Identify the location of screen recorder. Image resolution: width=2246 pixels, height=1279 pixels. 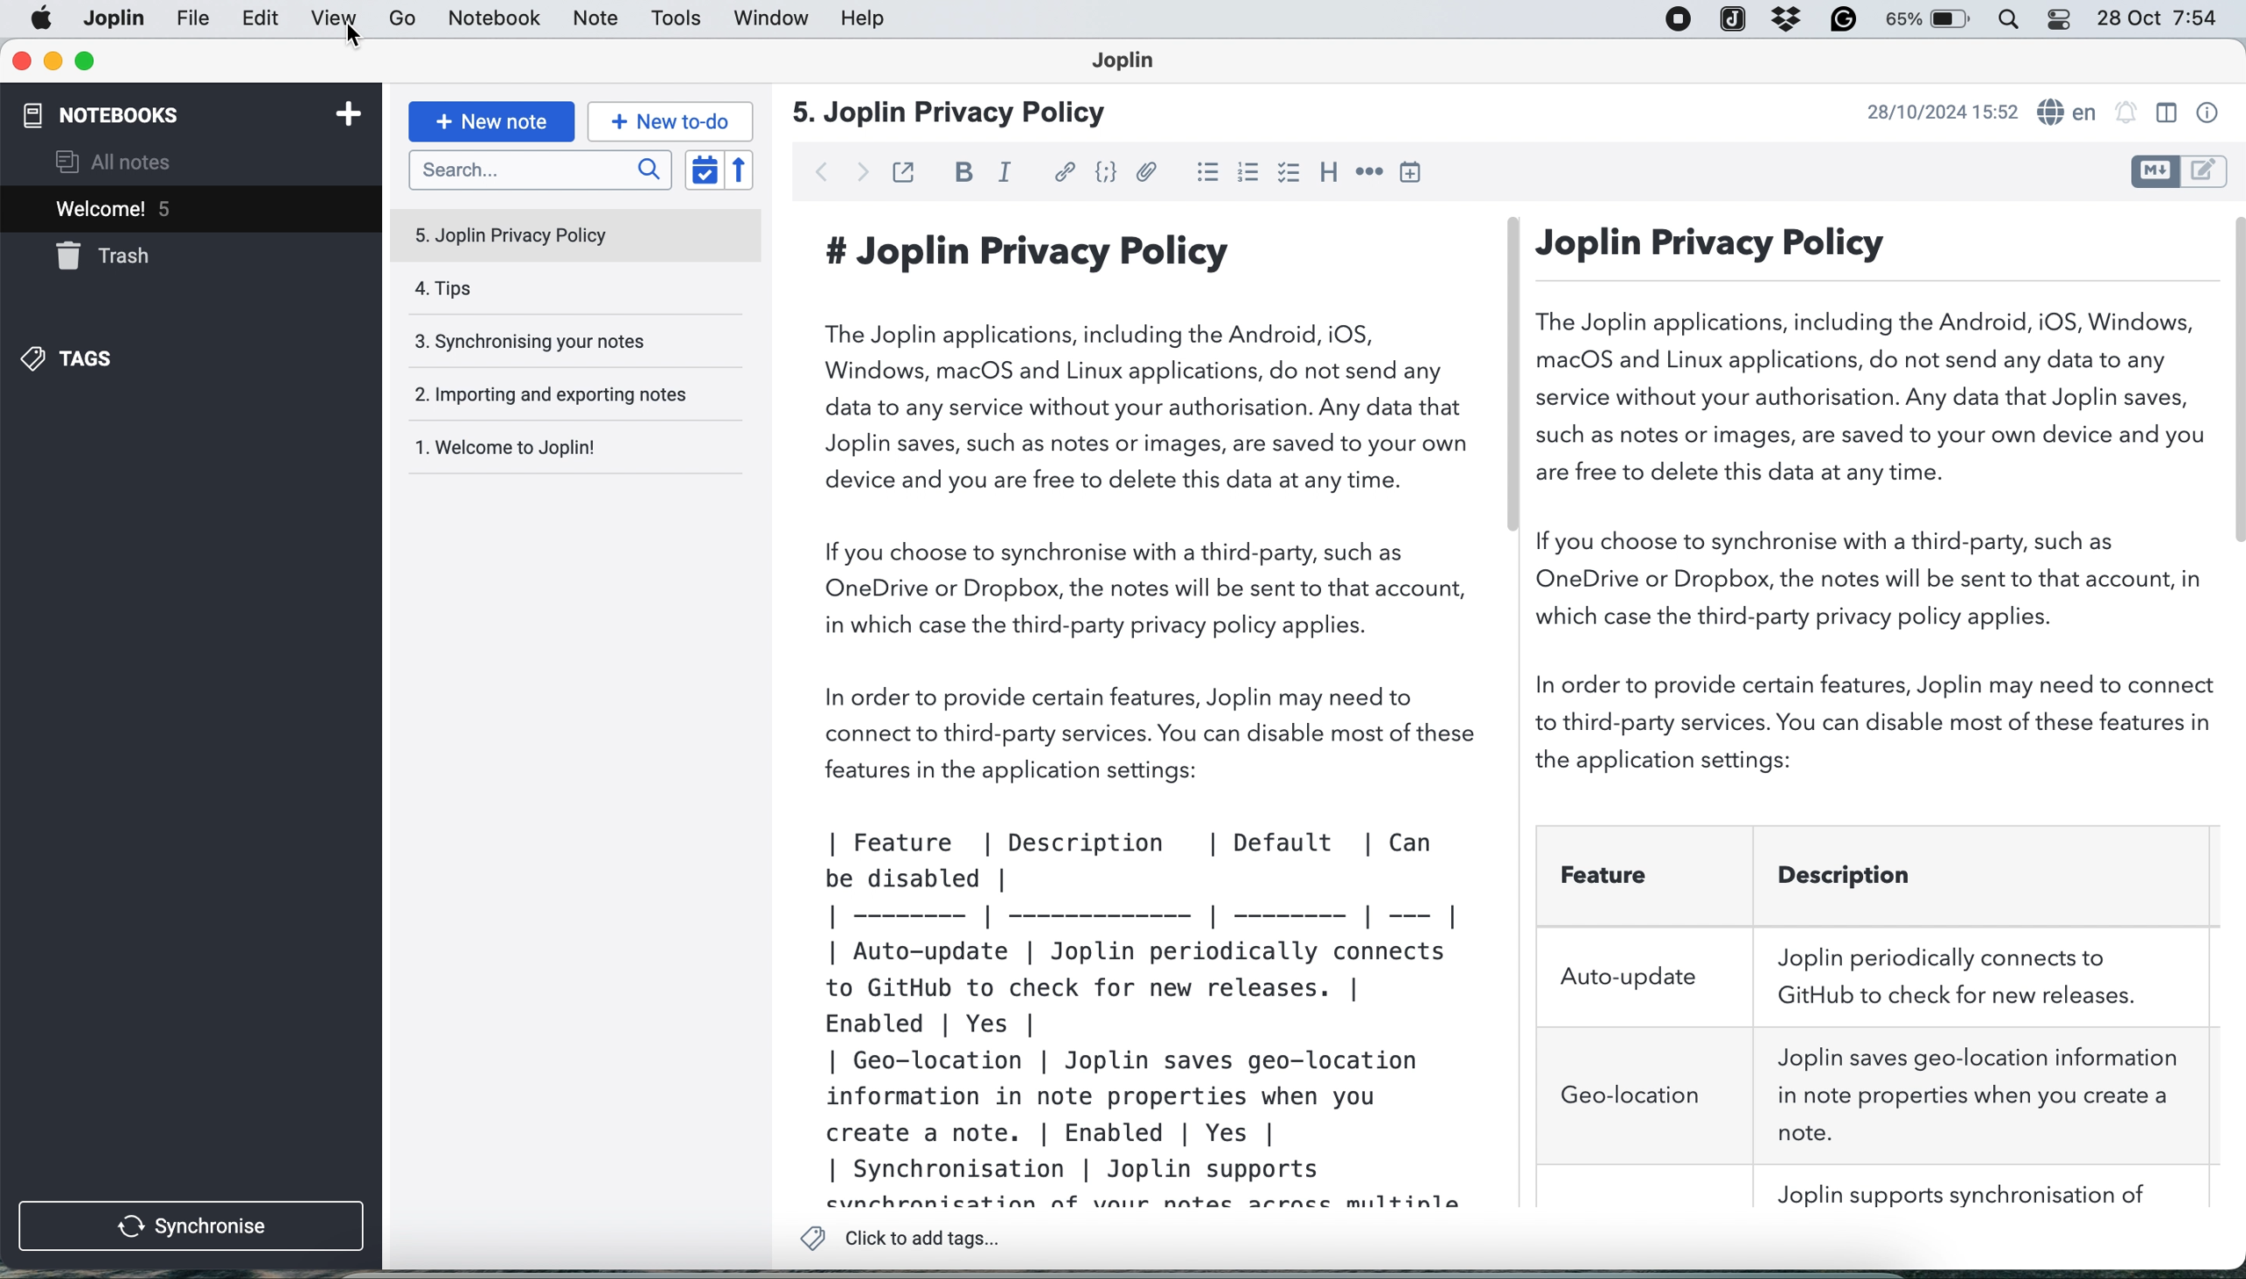
(1677, 21).